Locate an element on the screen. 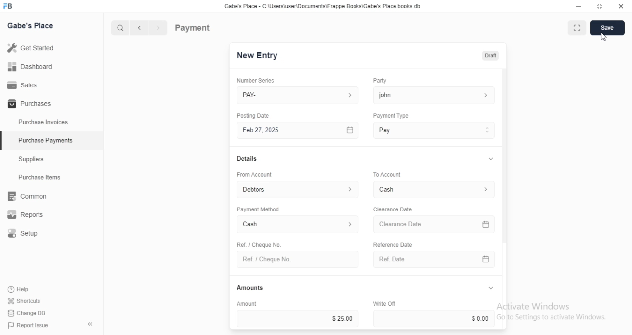 The height and width of the screenshot is (335, 632). collapse sidebar is located at coordinates (90, 324).